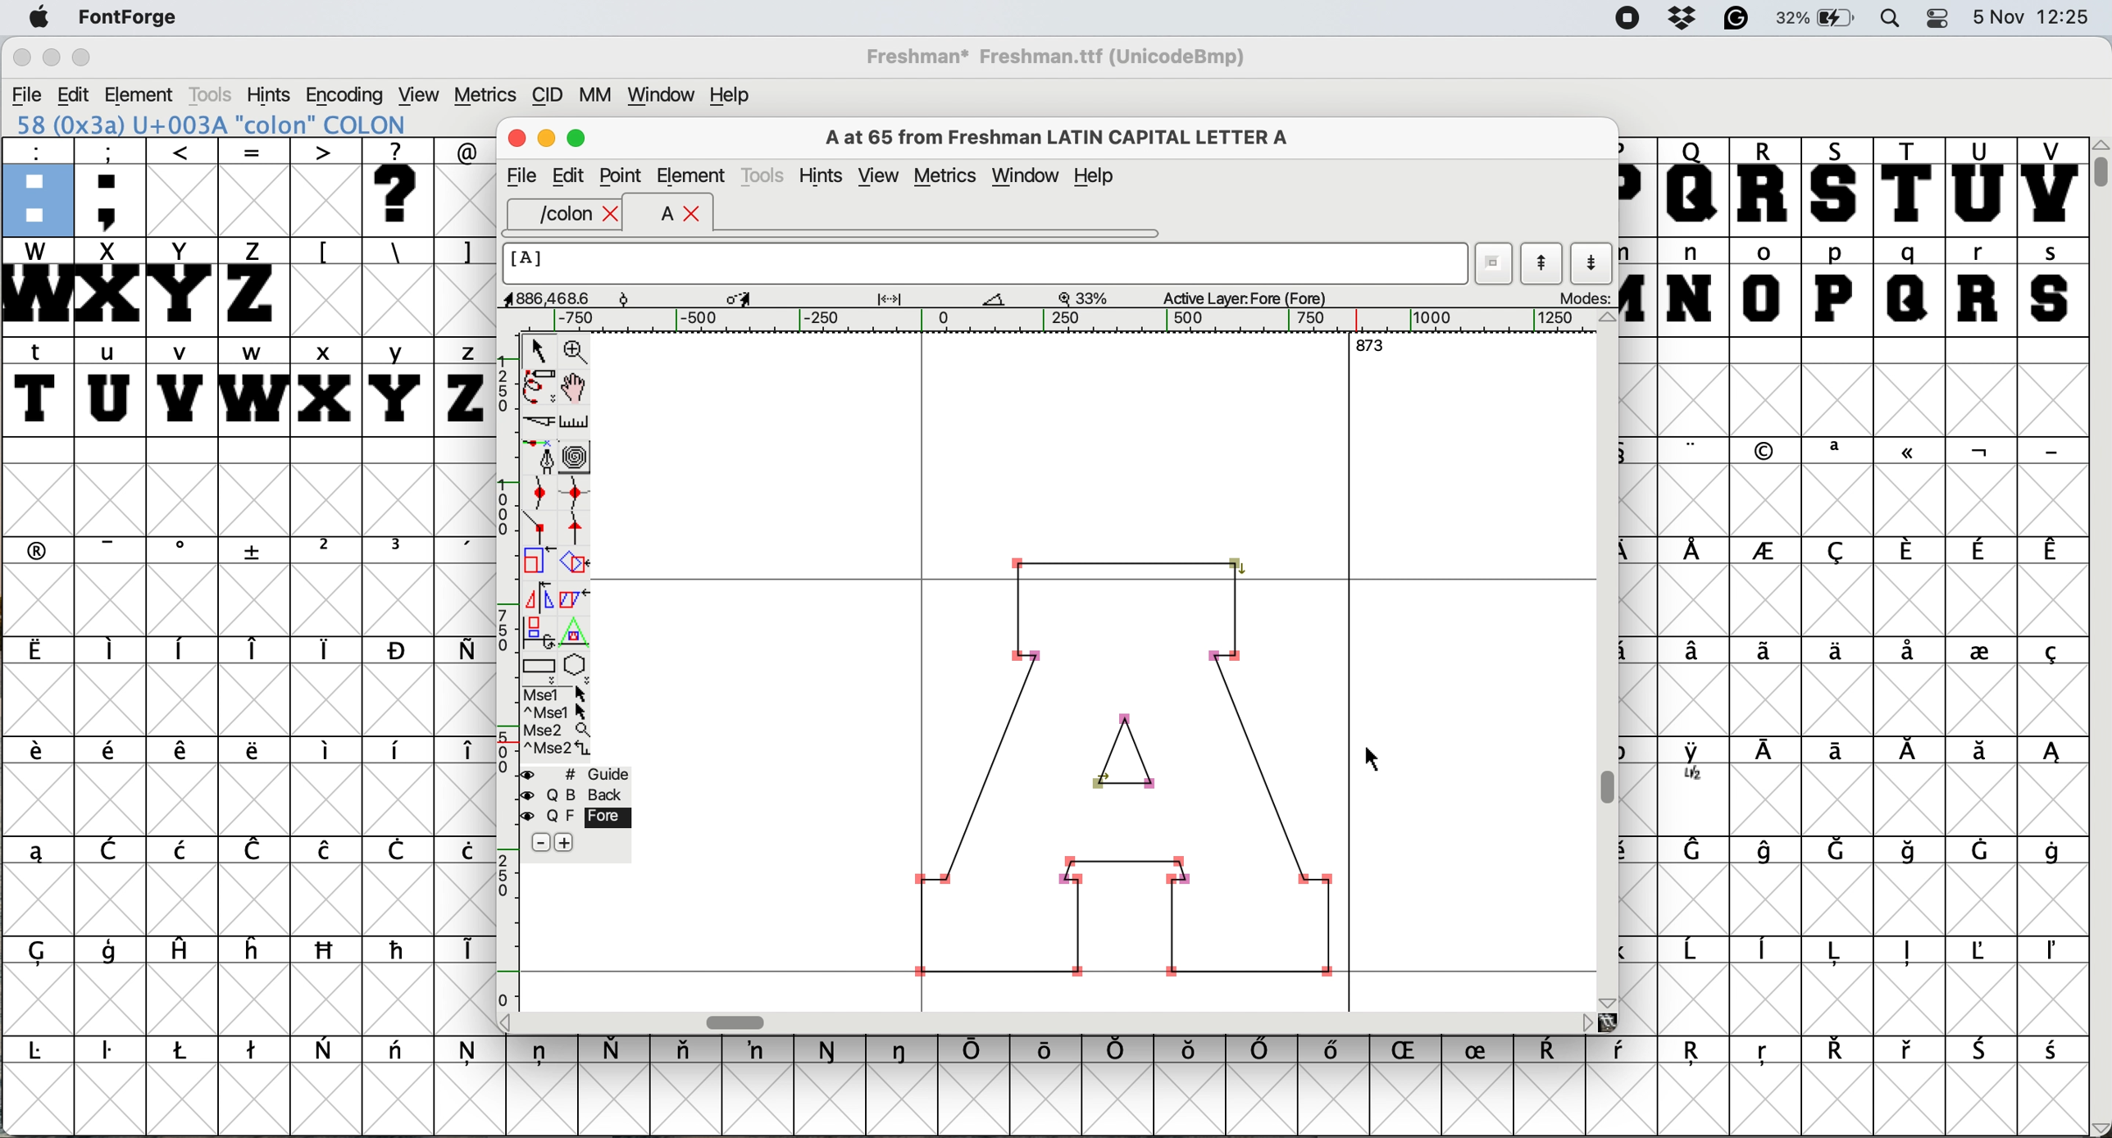 The height and width of the screenshot is (1138, 2112). I want to click on symbol, so click(114, 754).